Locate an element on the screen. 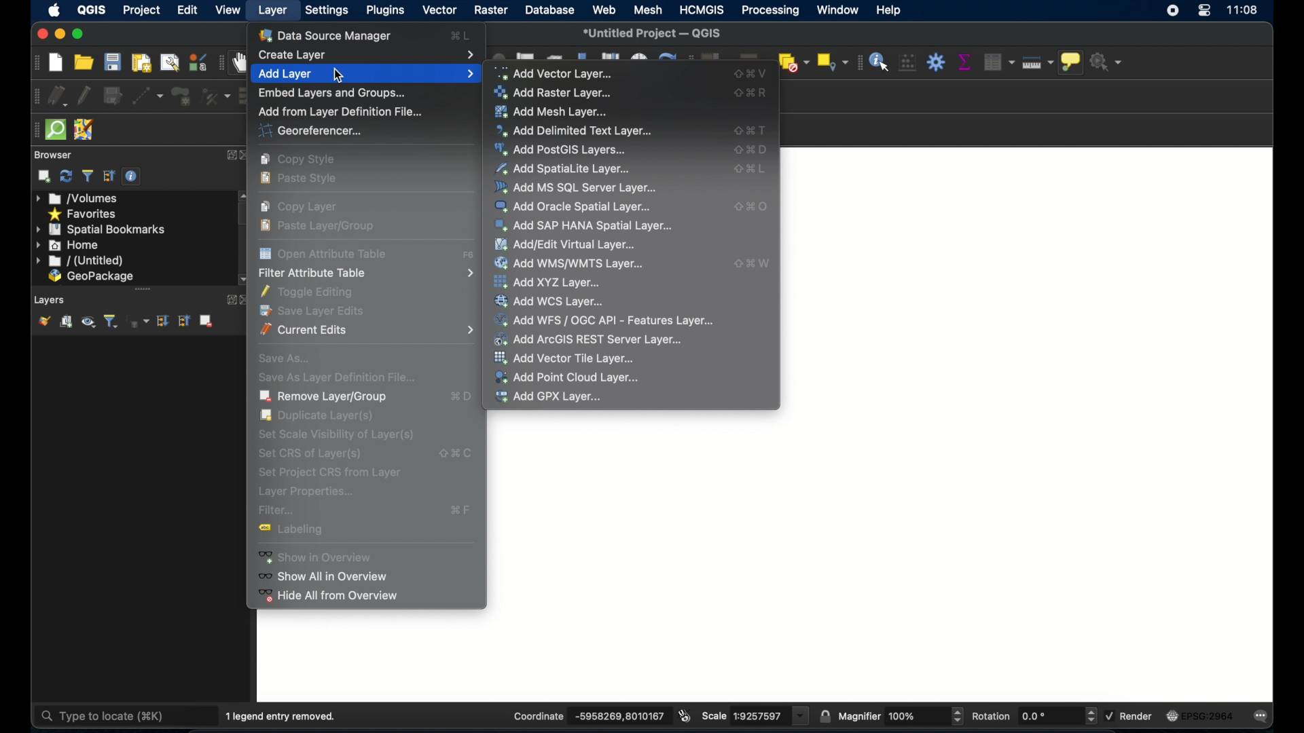  open attribute table is located at coordinates (325, 252).